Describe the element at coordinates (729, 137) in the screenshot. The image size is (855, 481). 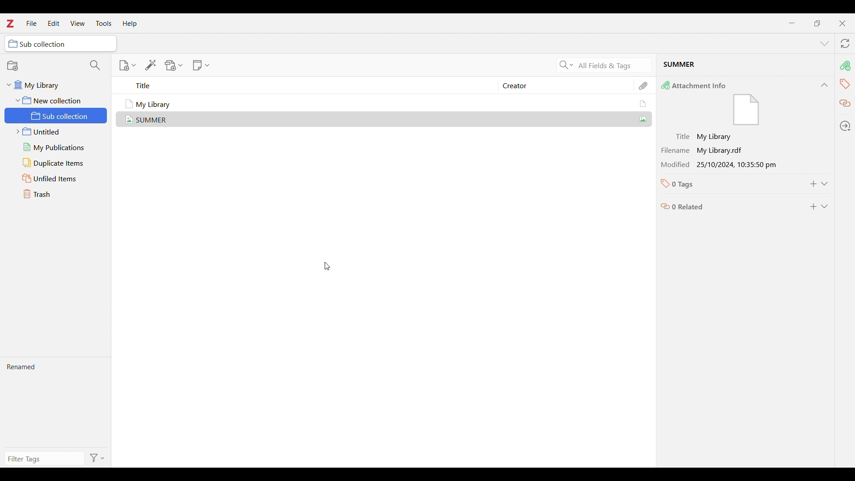
I see `Title: My Library` at that location.